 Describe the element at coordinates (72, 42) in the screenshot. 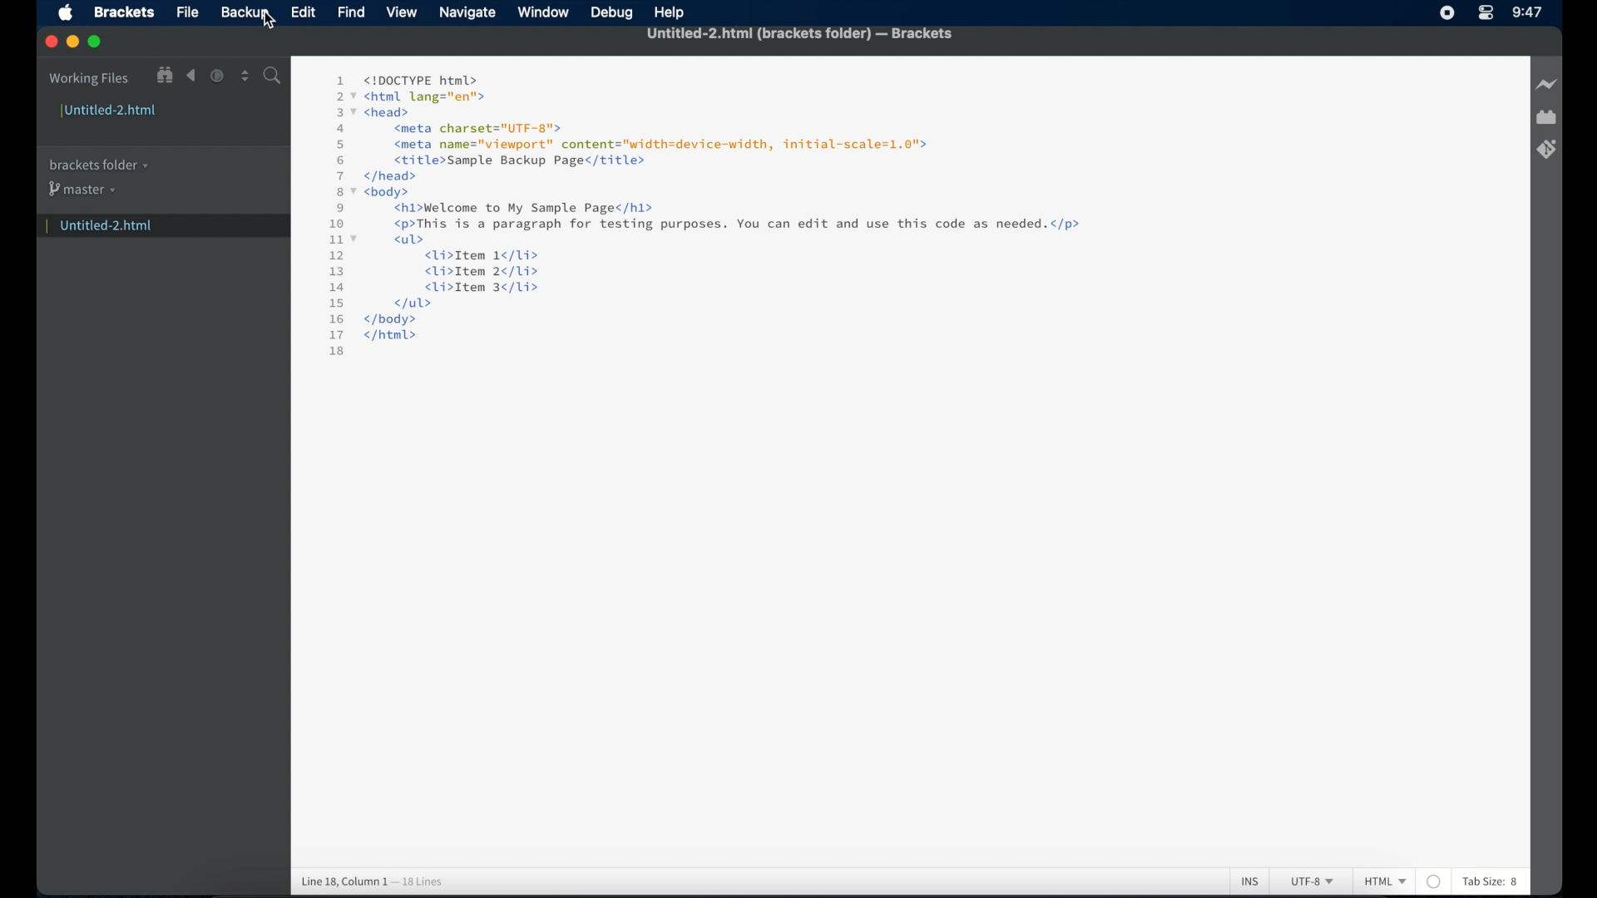

I see `minimize` at that location.